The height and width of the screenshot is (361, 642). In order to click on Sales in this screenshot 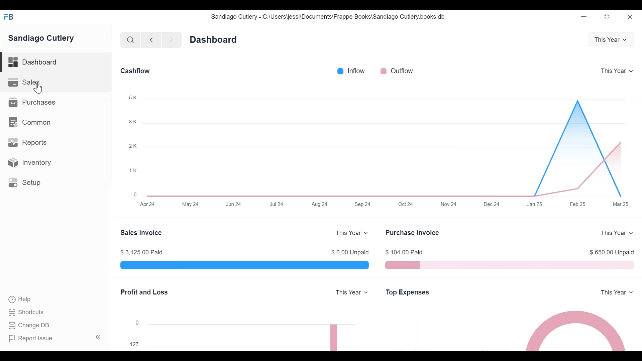, I will do `click(24, 81)`.